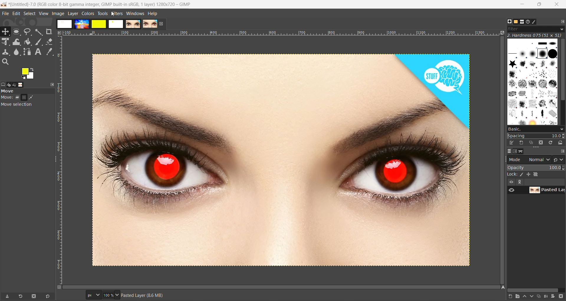 The image size is (566, 301). Describe the element at coordinates (6, 42) in the screenshot. I see `Scale` at that location.